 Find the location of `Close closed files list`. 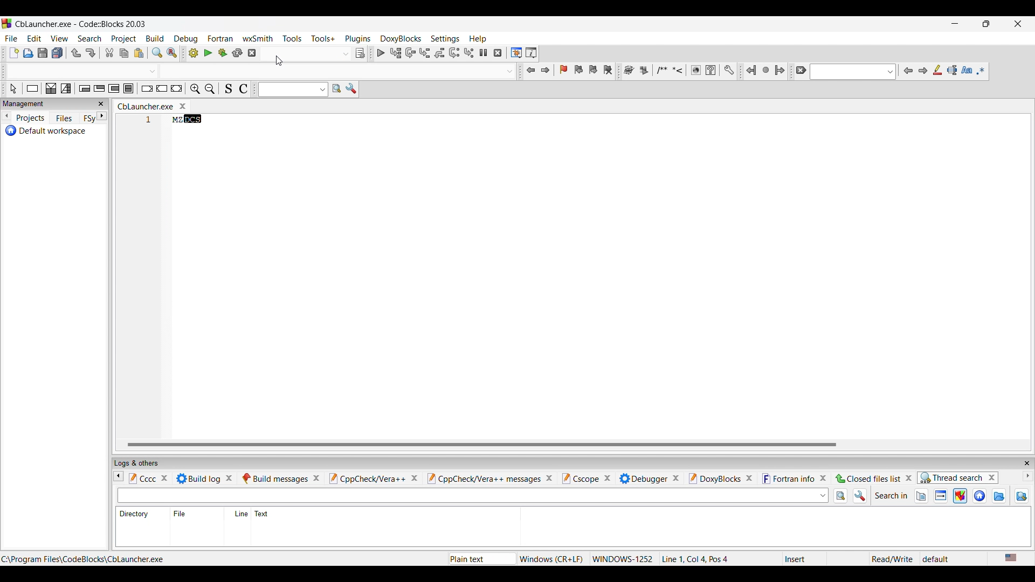

Close closed files list is located at coordinates (909, 477).